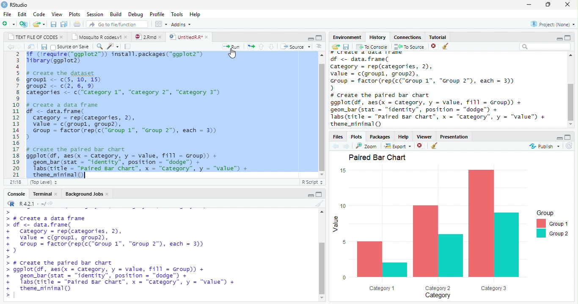 This screenshot has width=578, height=304. Describe the element at coordinates (377, 37) in the screenshot. I see `history` at that location.